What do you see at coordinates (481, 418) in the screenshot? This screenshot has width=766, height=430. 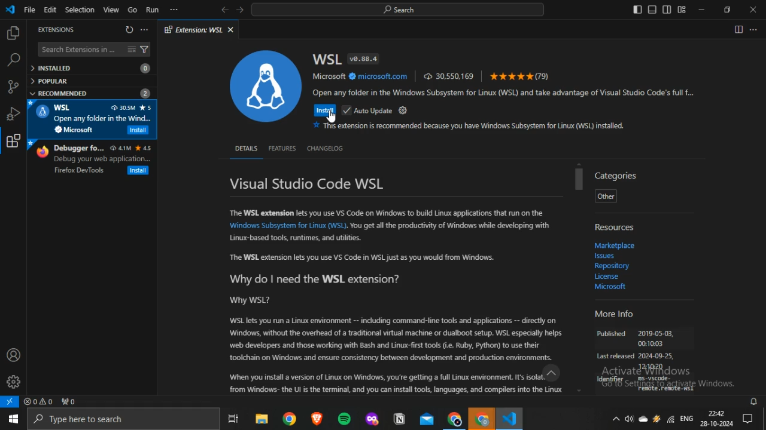 I see `Google Chrome` at bounding box center [481, 418].